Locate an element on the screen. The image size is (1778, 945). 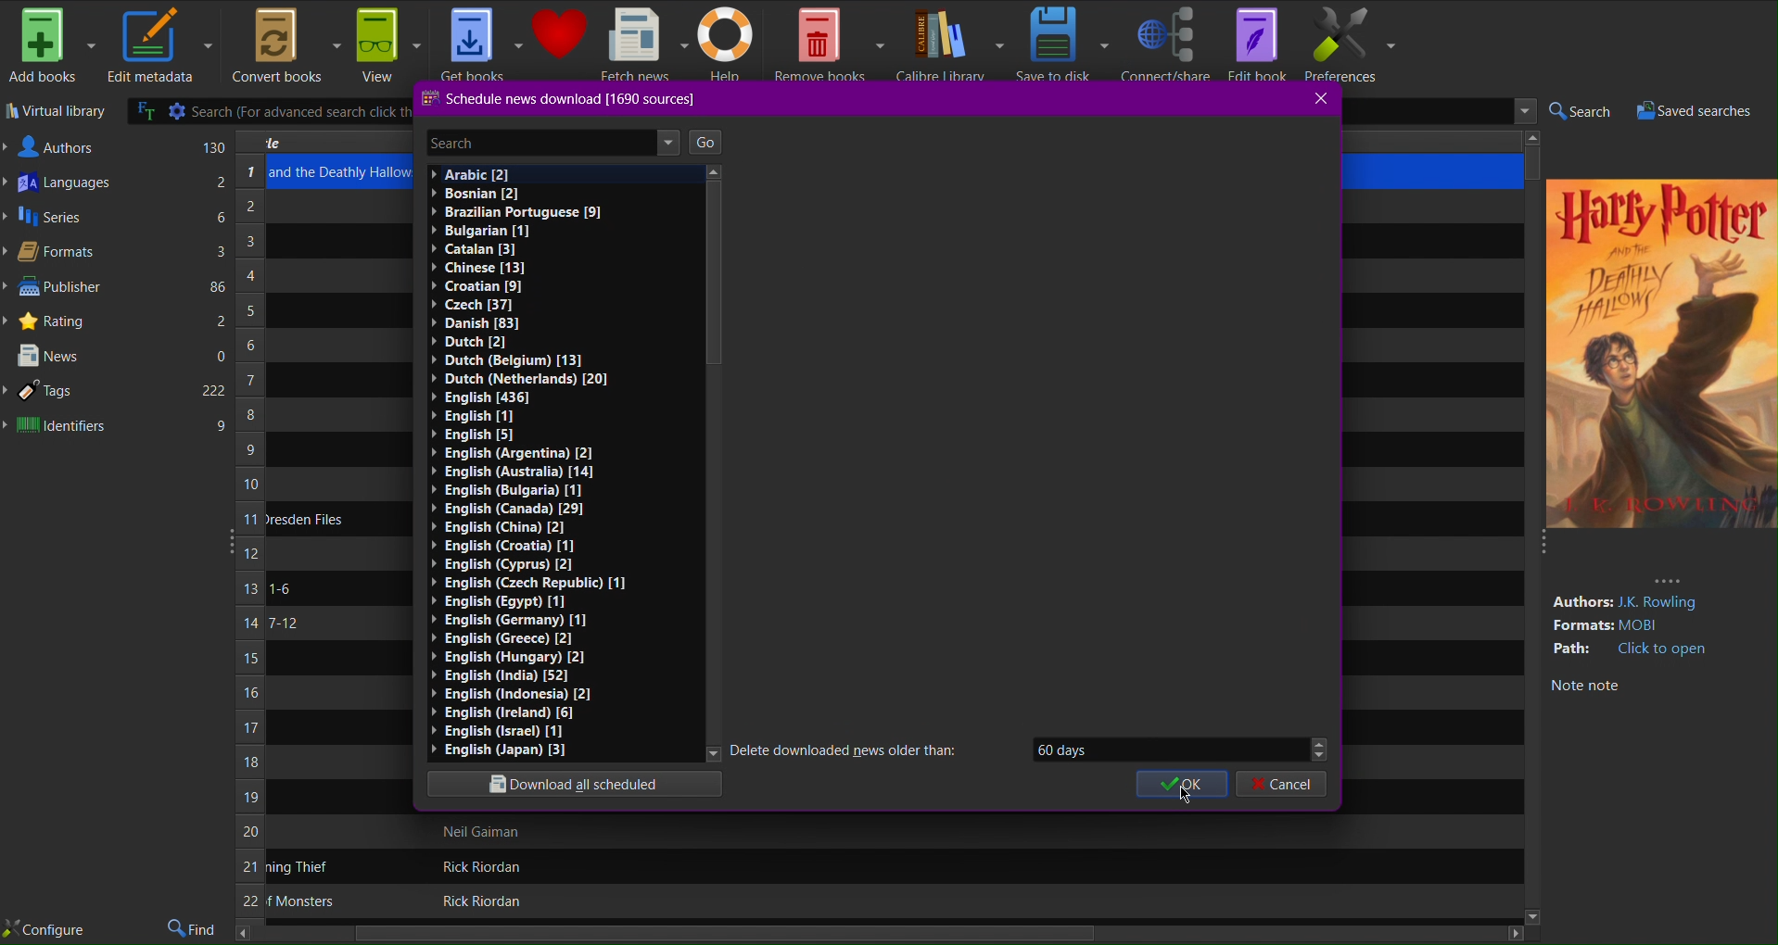
1-6 is located at coordinates (280, 588).